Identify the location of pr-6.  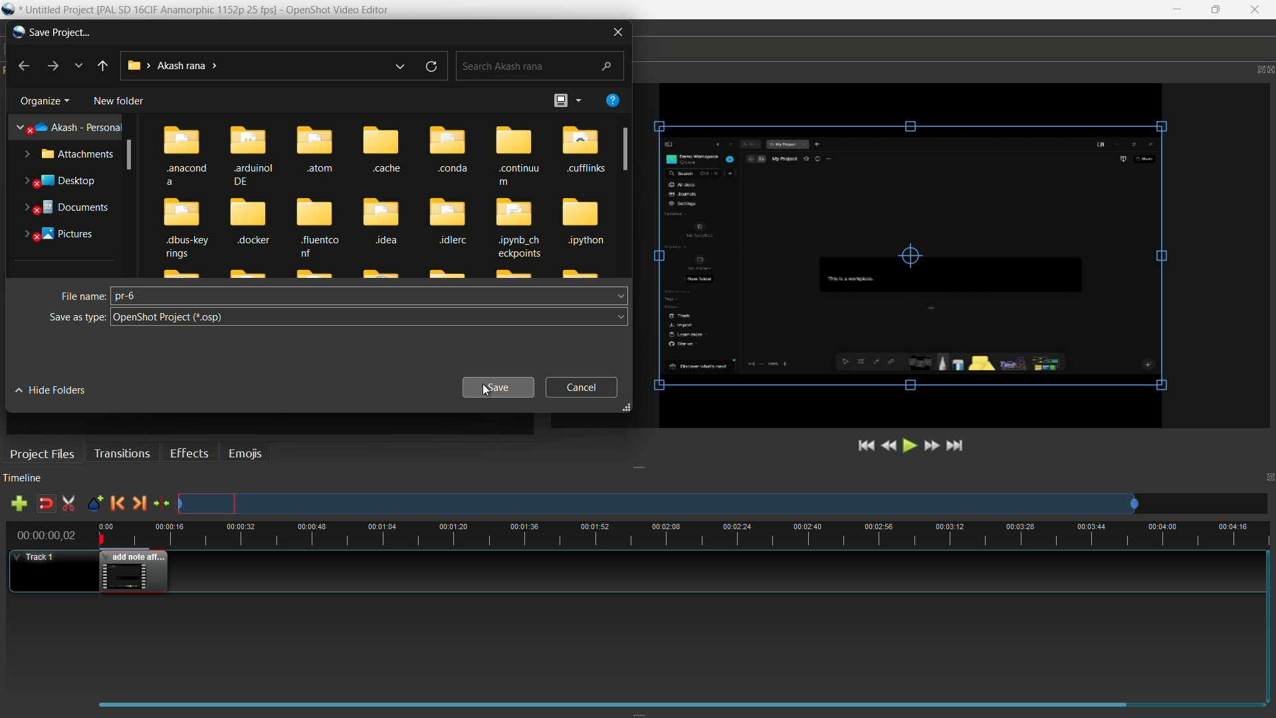
(126, 296).